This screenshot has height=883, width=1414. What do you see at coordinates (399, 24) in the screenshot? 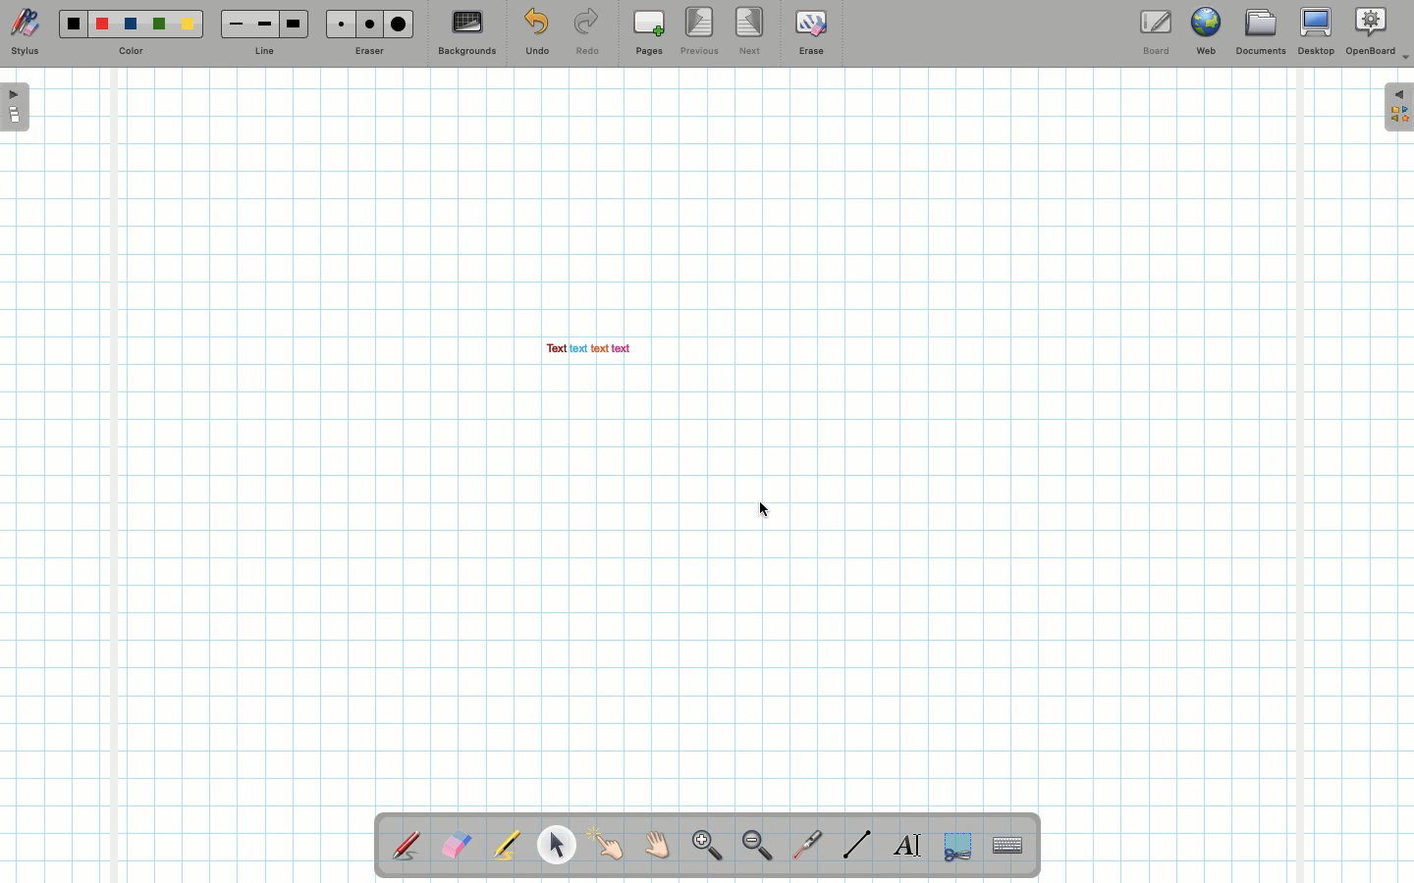
I see `Large eraser` at bounding box center [399, 24].